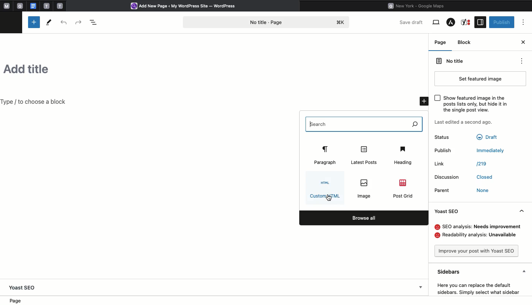  Describe the element at coordinates (325, 189) in the screenshot. I see `Custom HTML` at that location.